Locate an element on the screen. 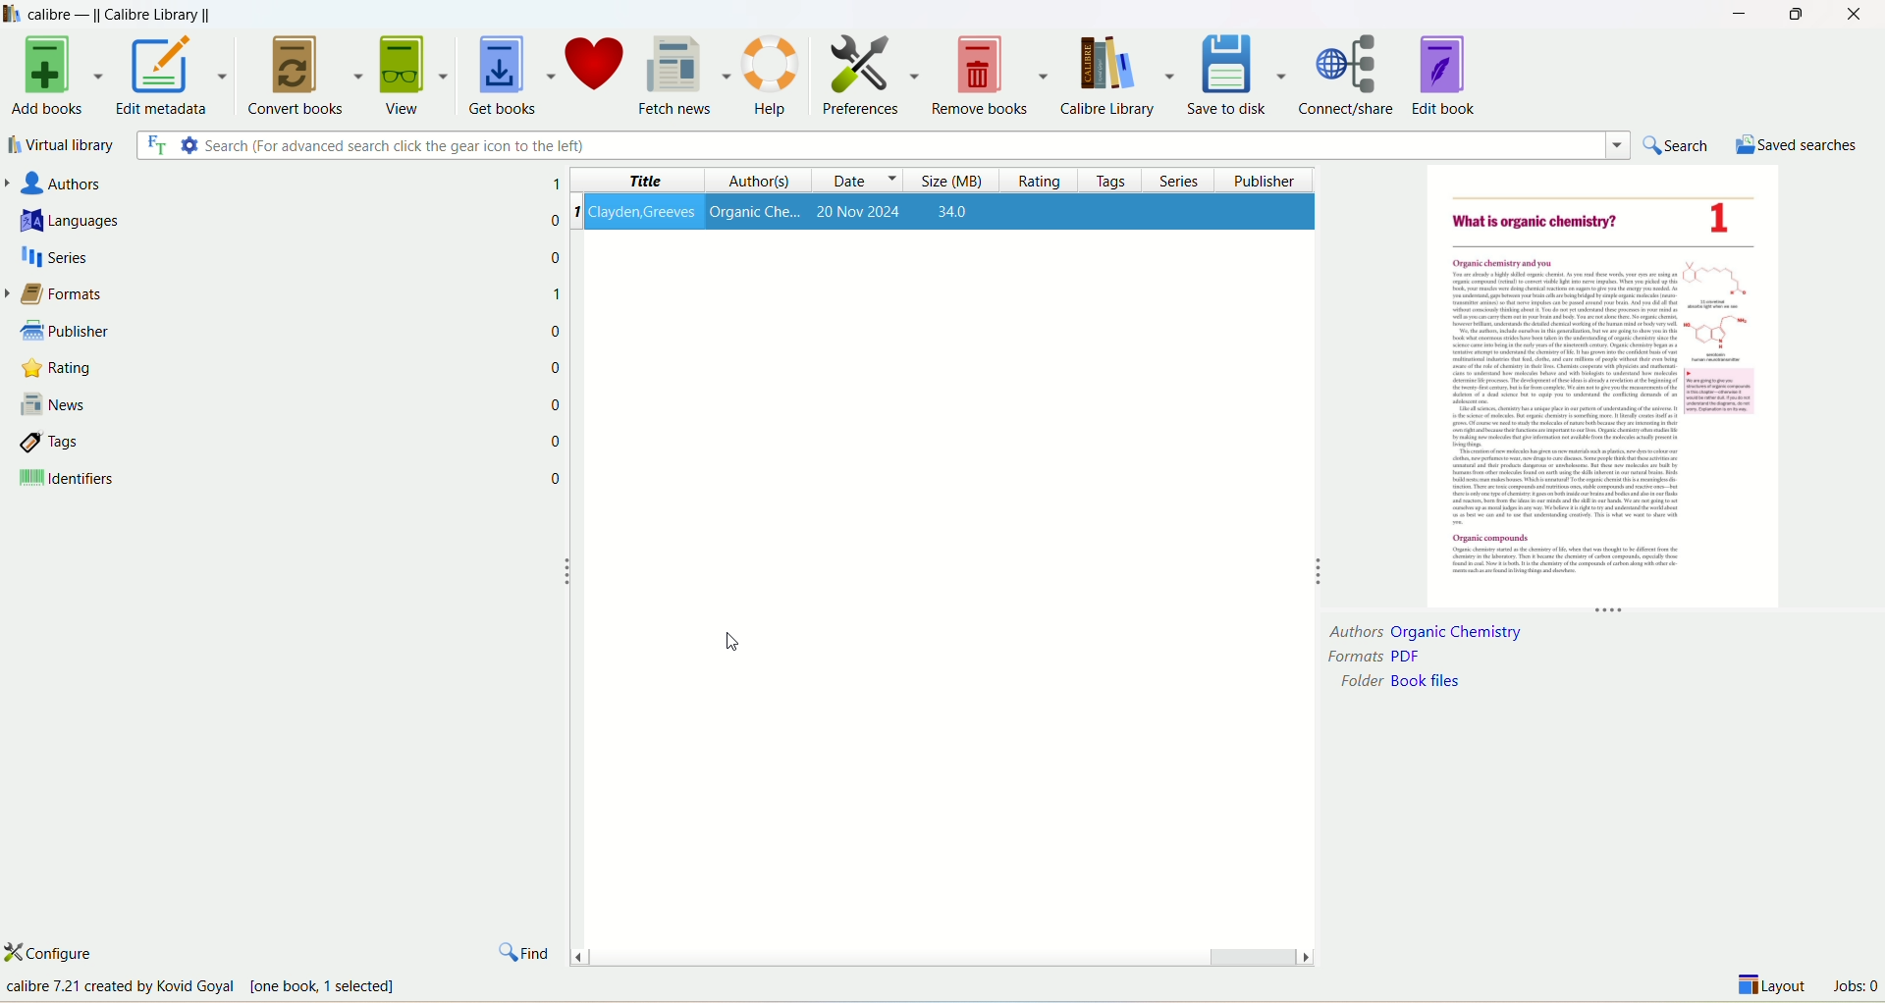  get books is located at coordinates (509, 76).